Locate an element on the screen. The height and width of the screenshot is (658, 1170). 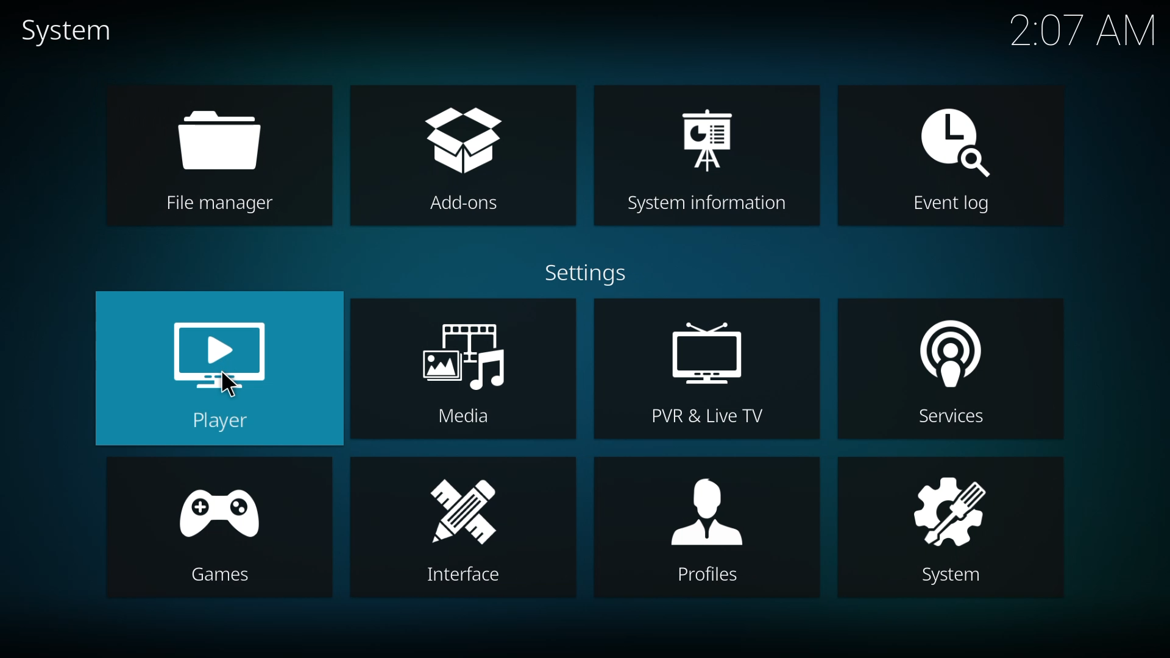
system information is located at coordinates (710, 155).